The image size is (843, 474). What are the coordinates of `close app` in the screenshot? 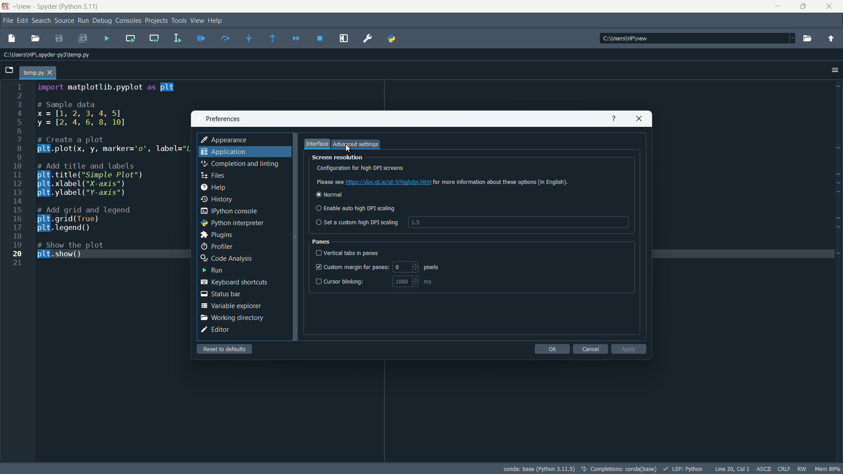 It's located at (832, 7).